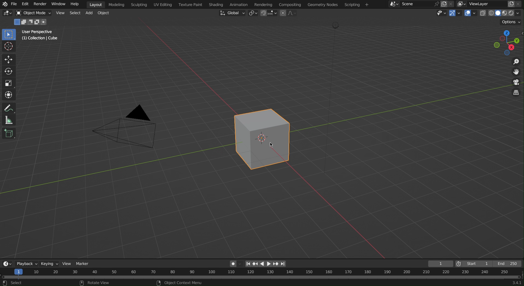  Describe the element at coordinates (520, 4) in the screenshot. I see `Close` at that location.